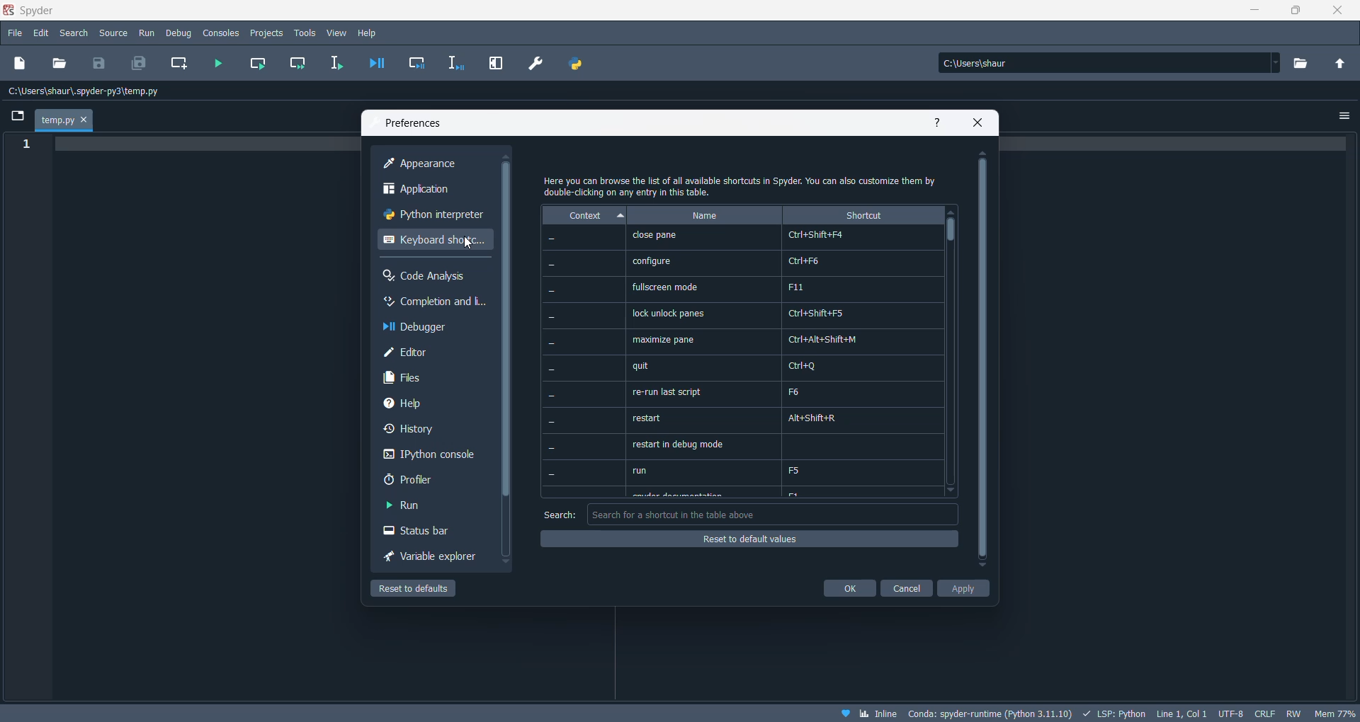  What do you see at coordinates (744, 185) in the screenshot?
I see `text` at bounding box center [744, 185].